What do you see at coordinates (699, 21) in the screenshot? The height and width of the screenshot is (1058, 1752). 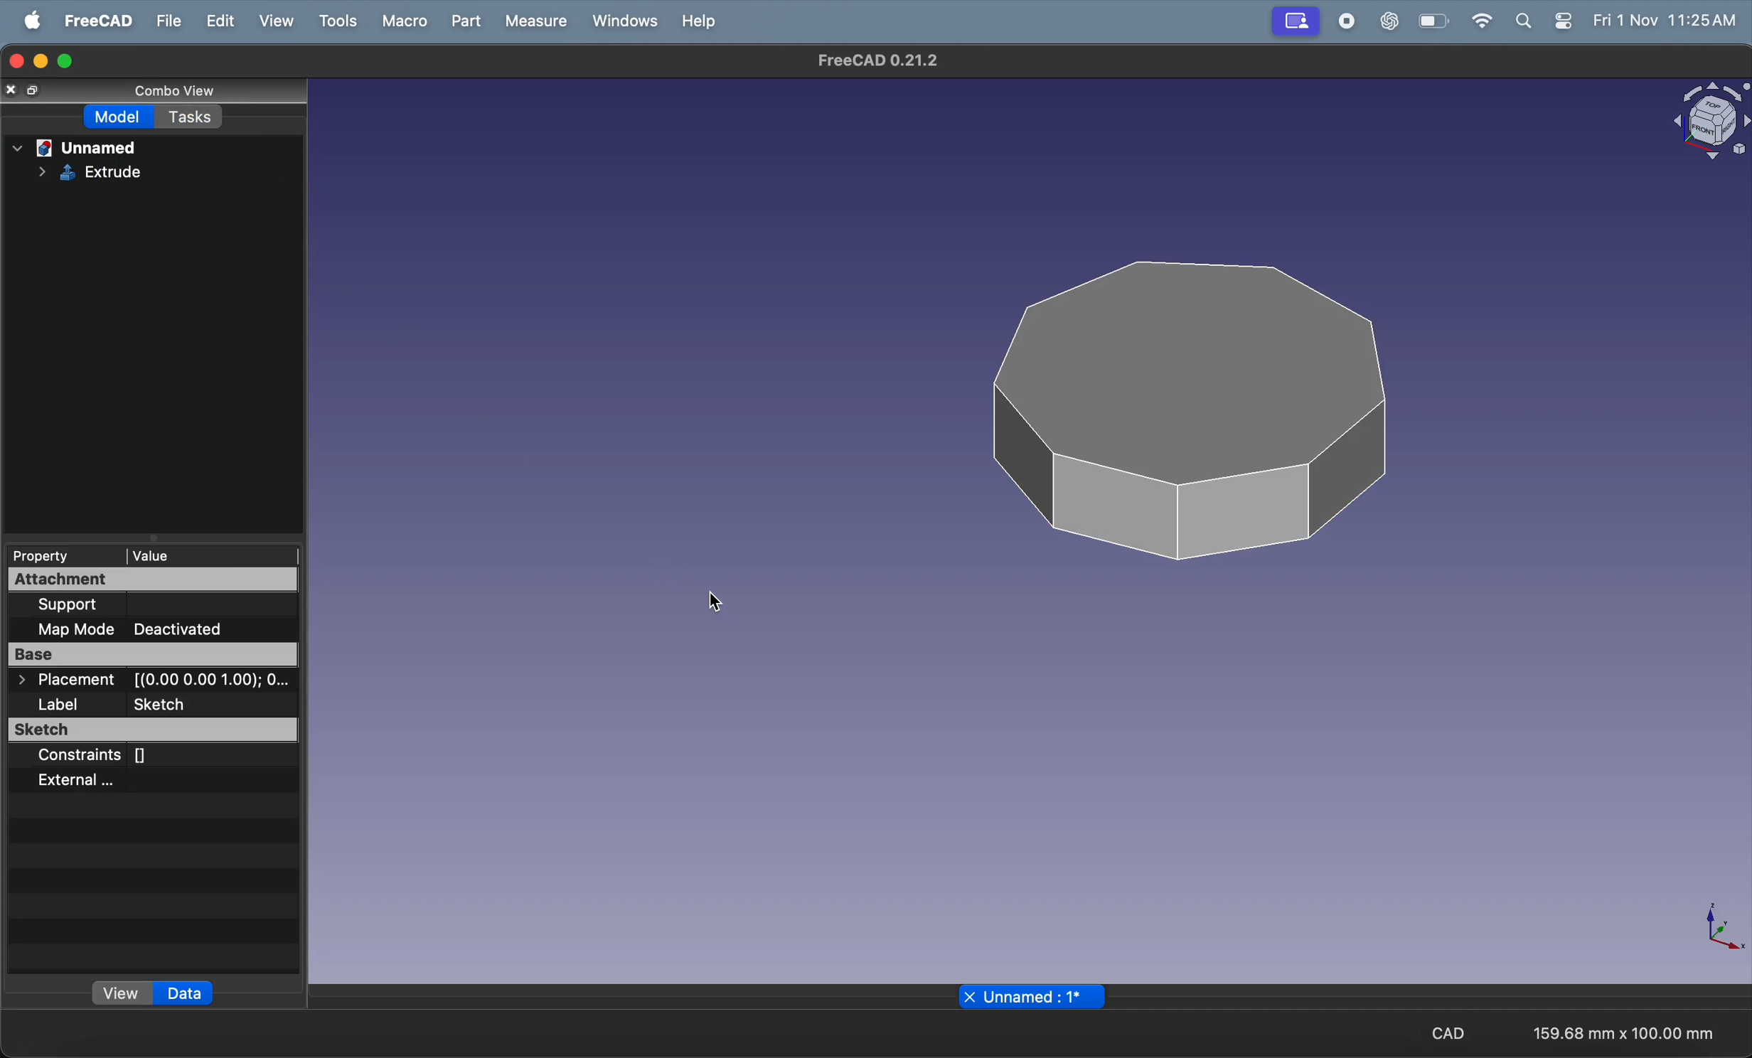 I see `help` at bounding box center [699, 21].